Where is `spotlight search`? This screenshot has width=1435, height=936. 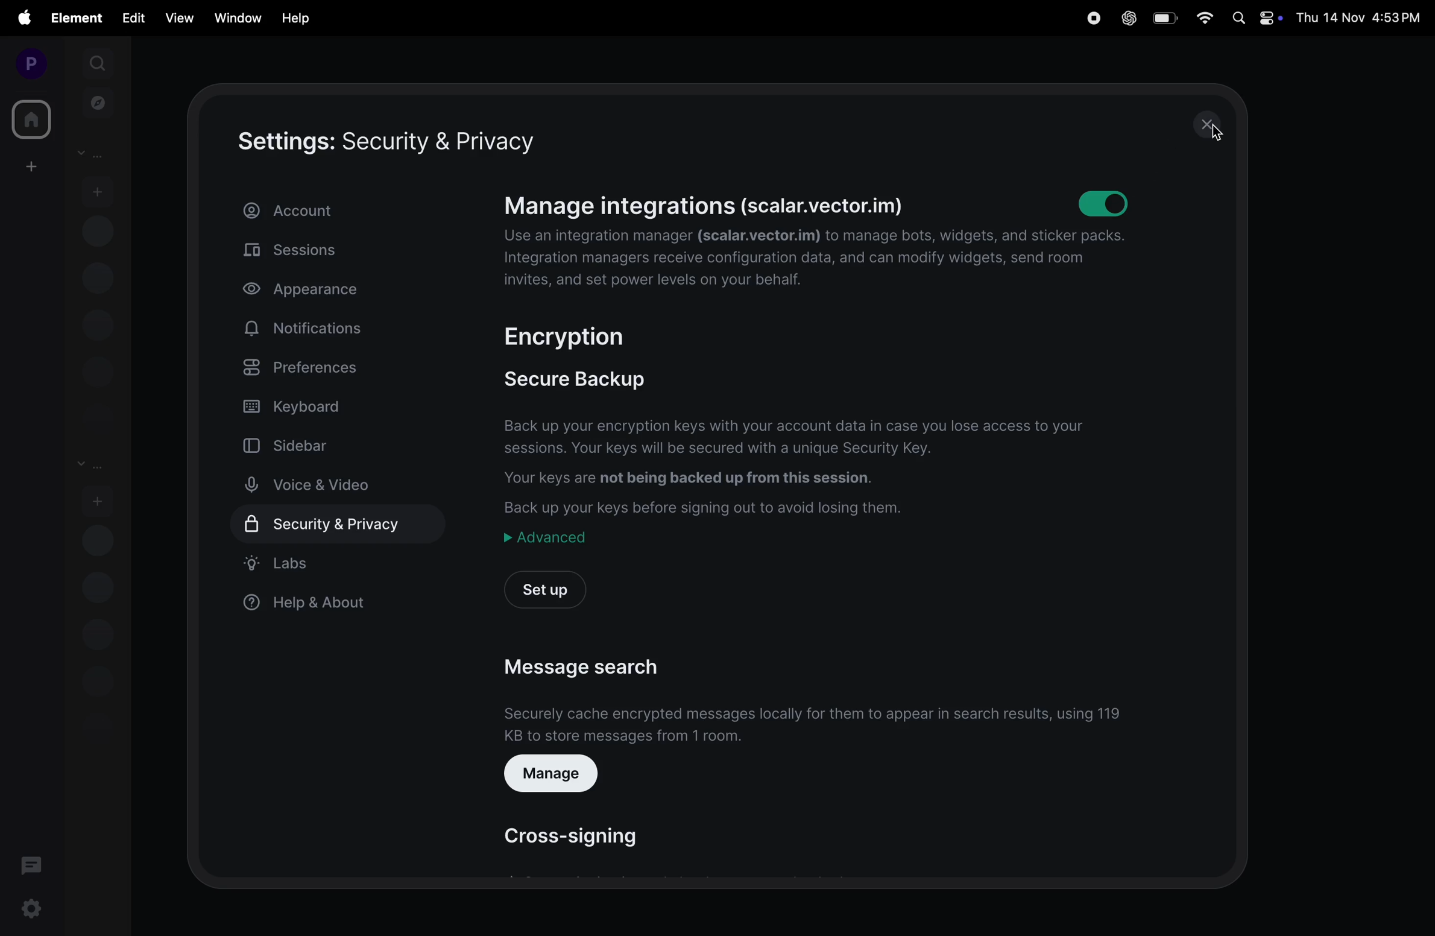 spotlight search is located at coordinates (1238, 17).